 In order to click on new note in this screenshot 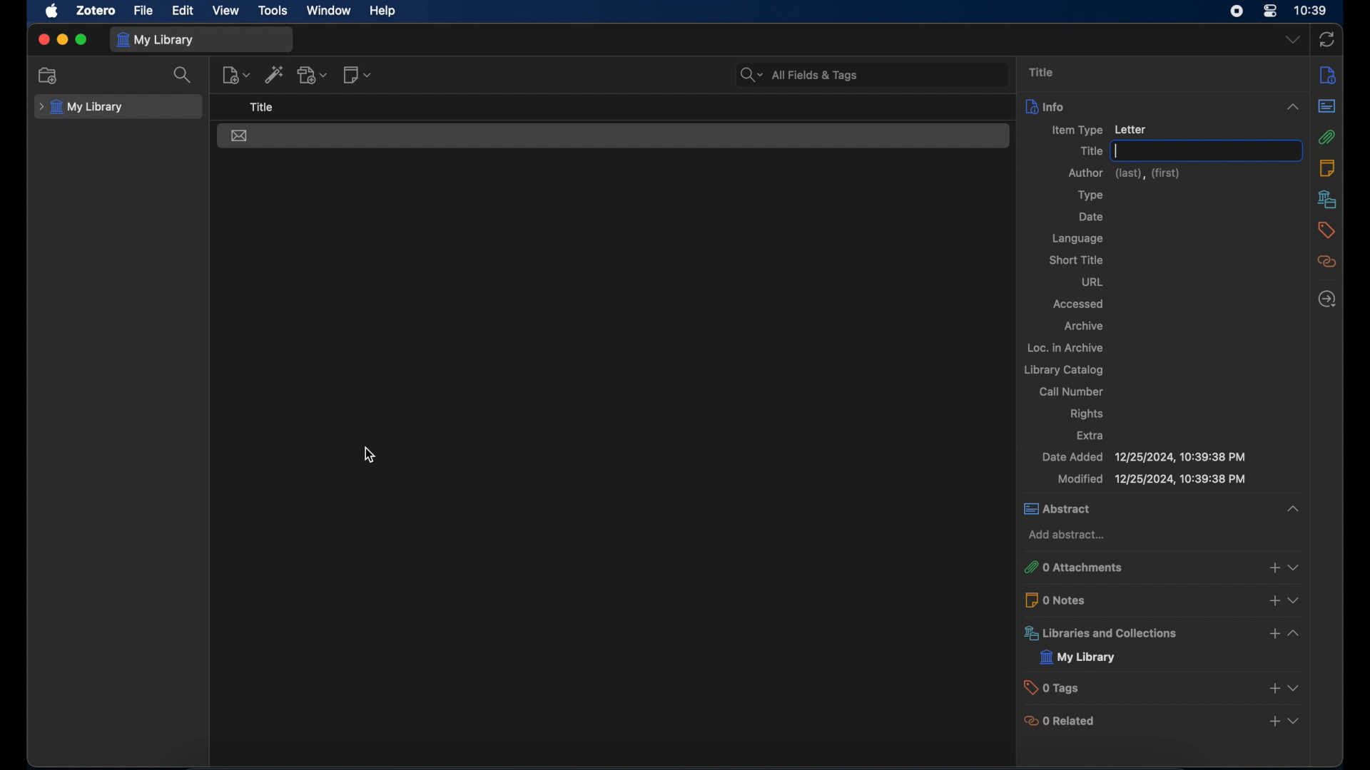, I will do `click(356, 76)`.